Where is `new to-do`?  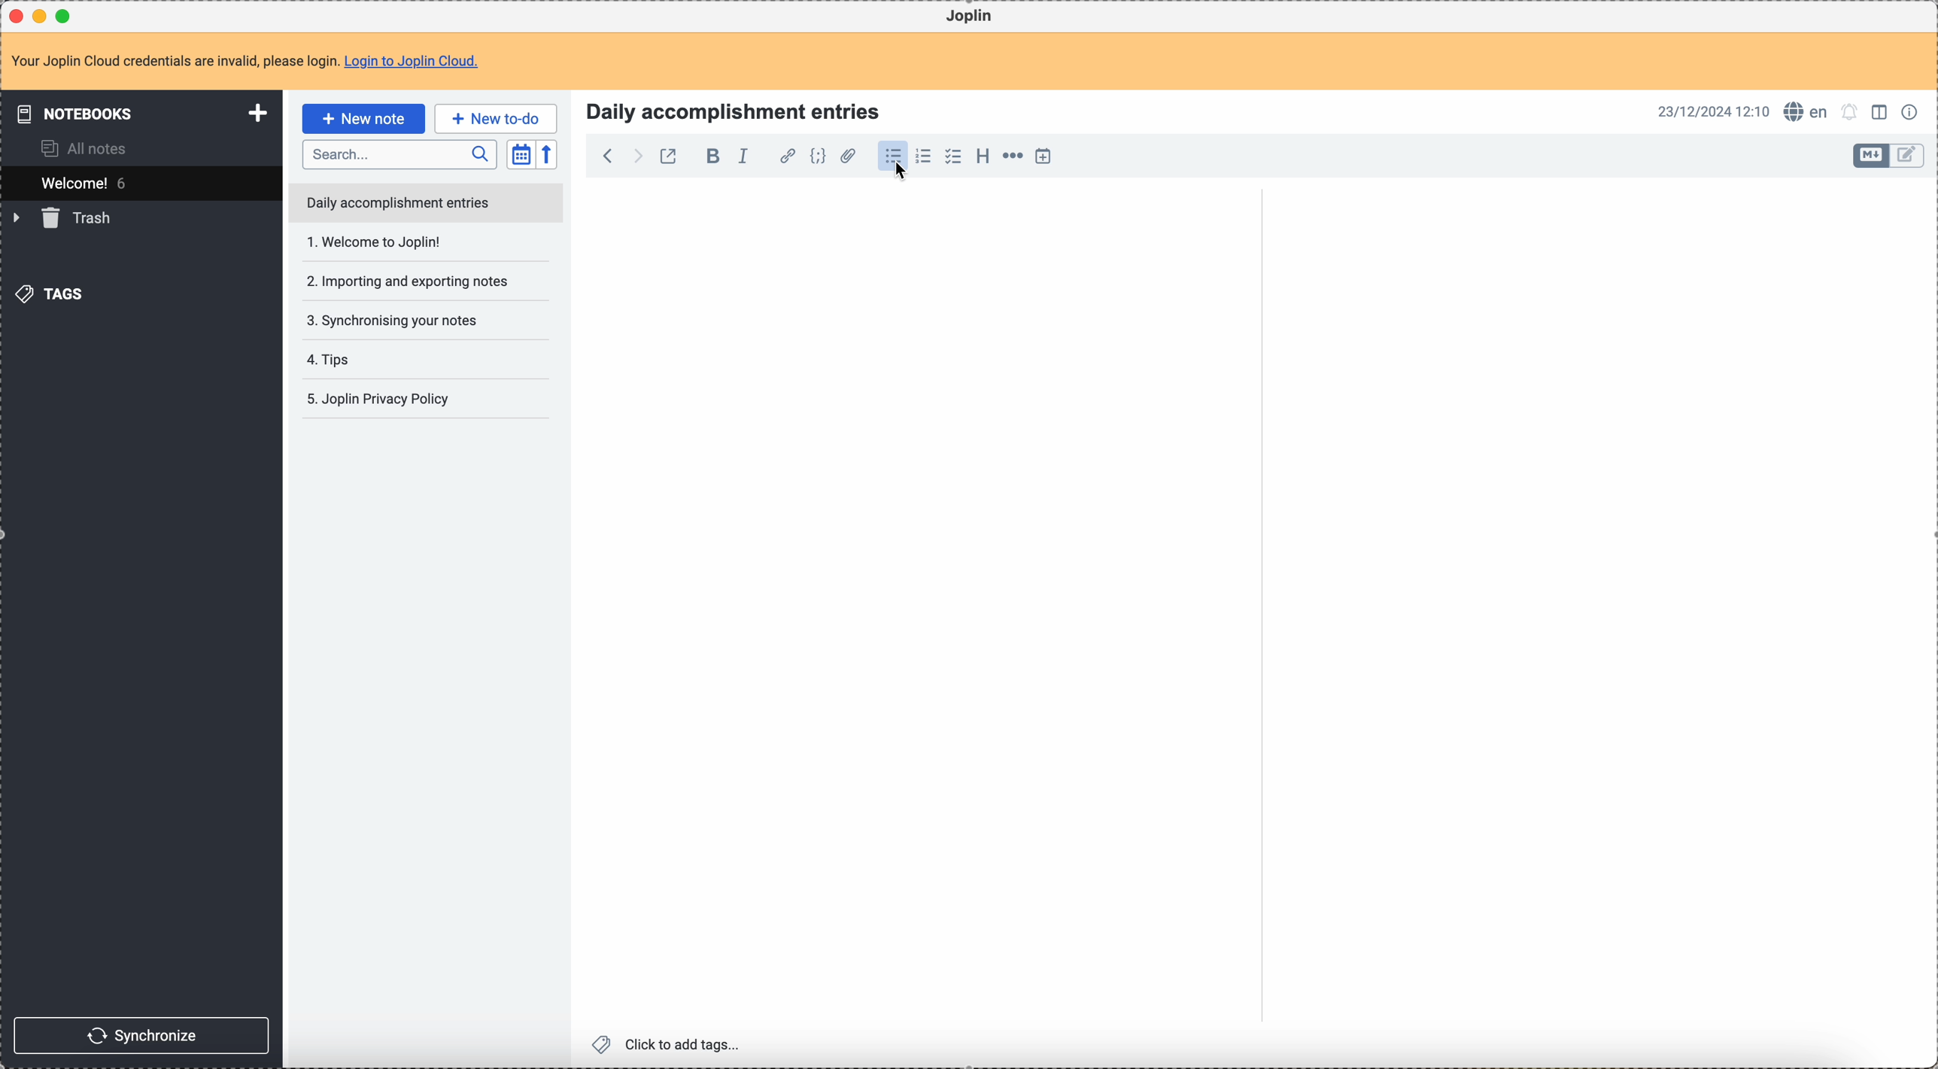 new to-do is located at coordinates (497, 117).